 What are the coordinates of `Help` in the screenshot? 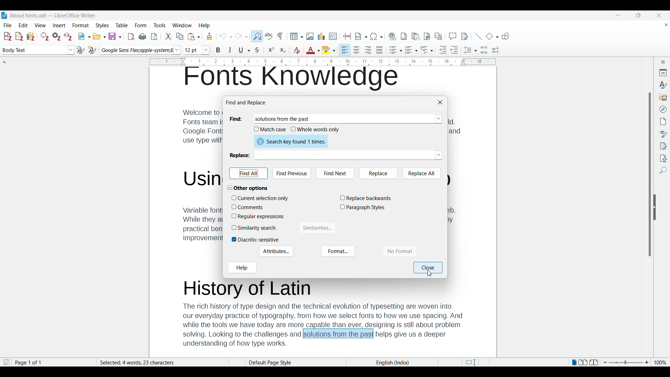 It's located at (242, 268).